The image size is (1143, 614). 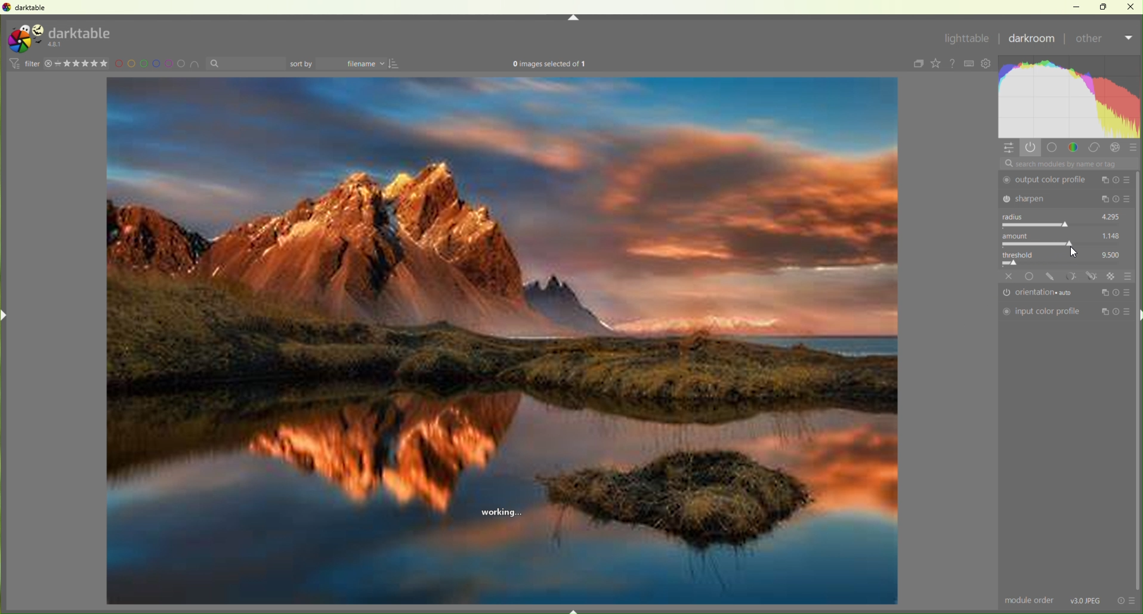 What do you see at coordinates (1074, 252) in the screenshot?
I see `cursor` at bounding box center [1074, 252].